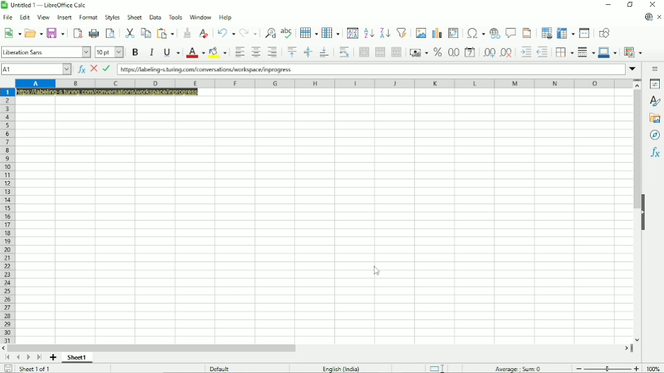  Describe the element at coordinates (546, 32) in the screenshot. I see `Define print area` at that location.